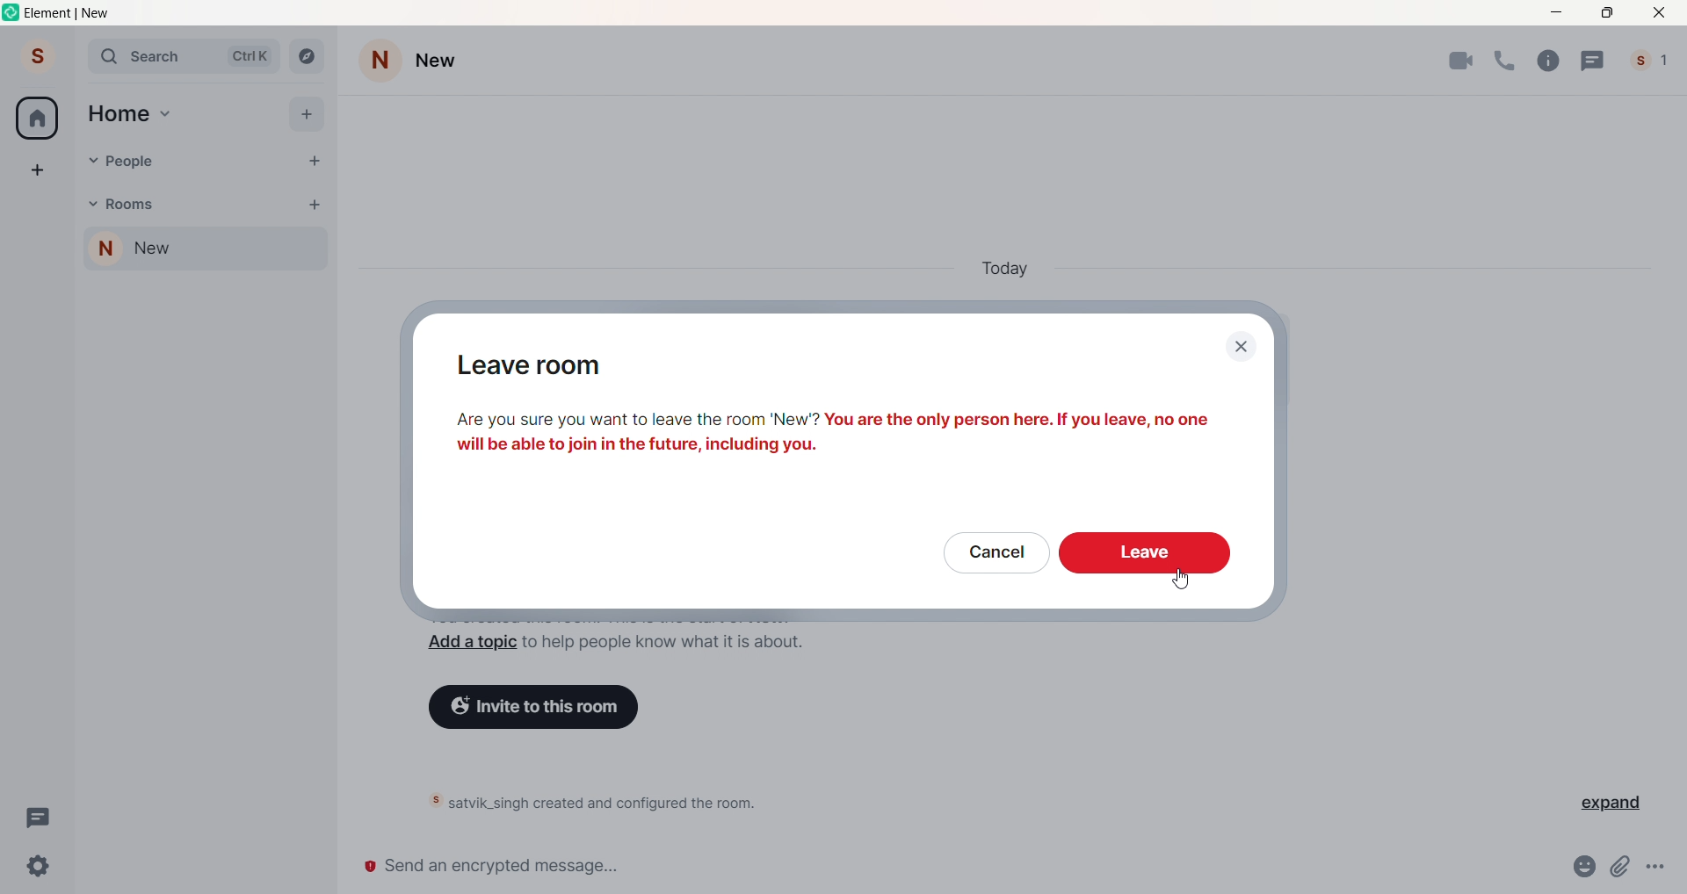 Image resolution: width=1687 pixels, height=894 pixels. I want to click on Video, so click(1461, 61).